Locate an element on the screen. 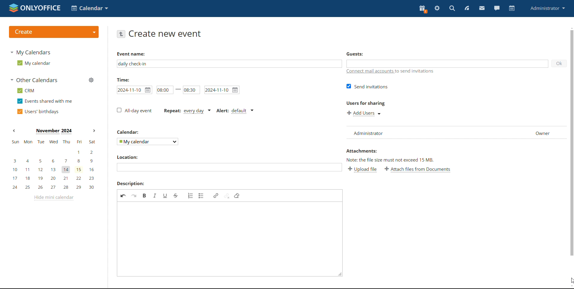 The width and height of the screenshot is (574, 289). search is located at coordinates (452, 9).